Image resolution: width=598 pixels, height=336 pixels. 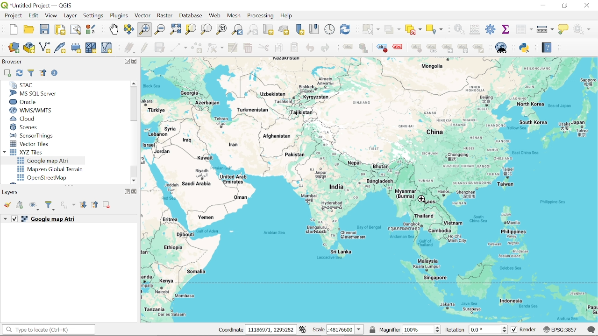 I want to click on Current window, so click(x=40, y=6).